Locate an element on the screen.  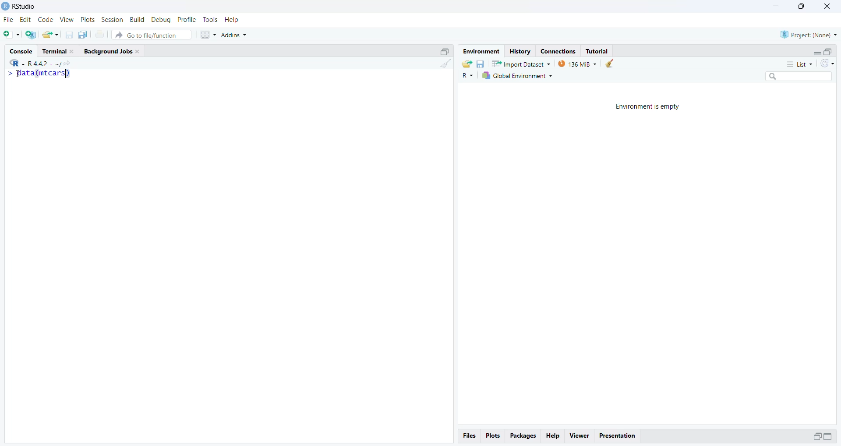
Import Dataset is located at coordinates (521, 64).